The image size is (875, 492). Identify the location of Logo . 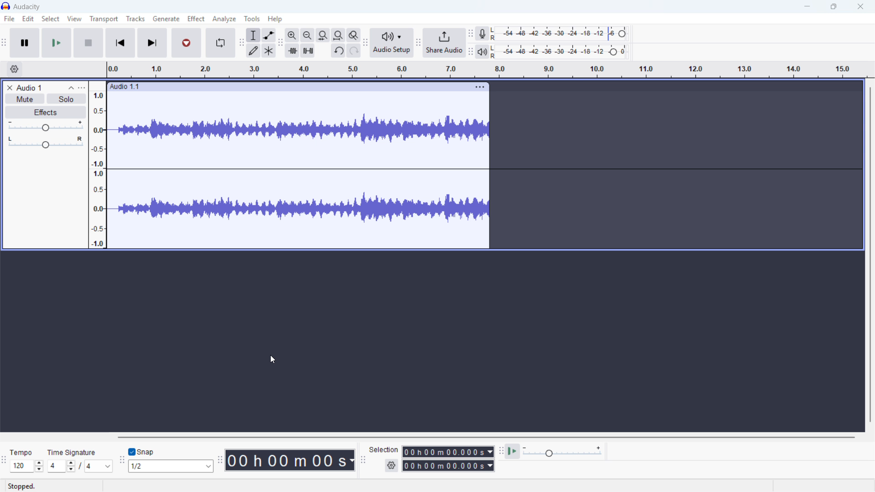
(6, 6).